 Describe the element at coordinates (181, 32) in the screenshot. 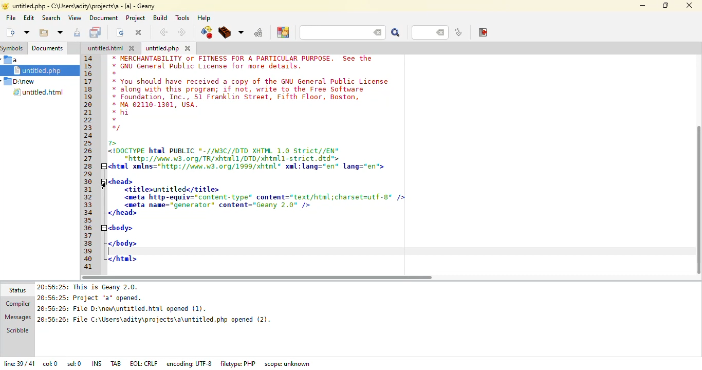

I see `next` at that location.